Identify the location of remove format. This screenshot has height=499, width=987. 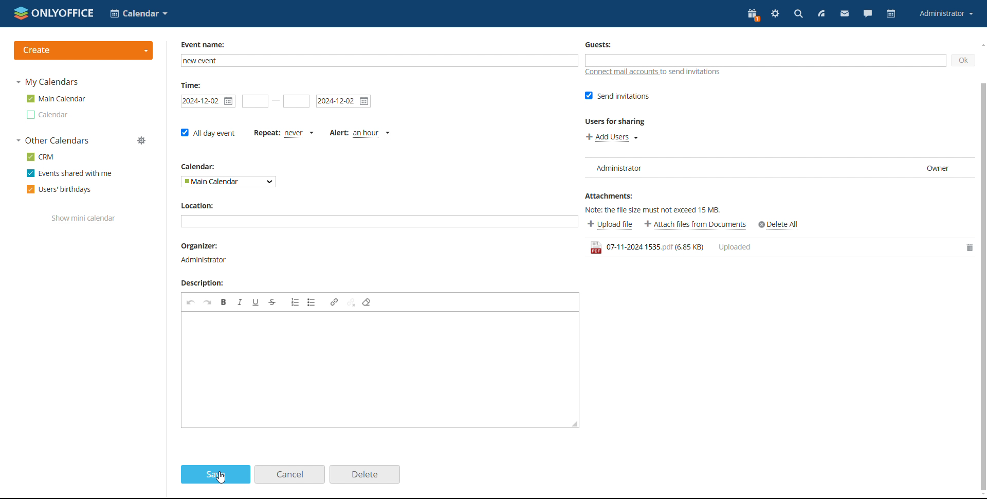
(367, 302).